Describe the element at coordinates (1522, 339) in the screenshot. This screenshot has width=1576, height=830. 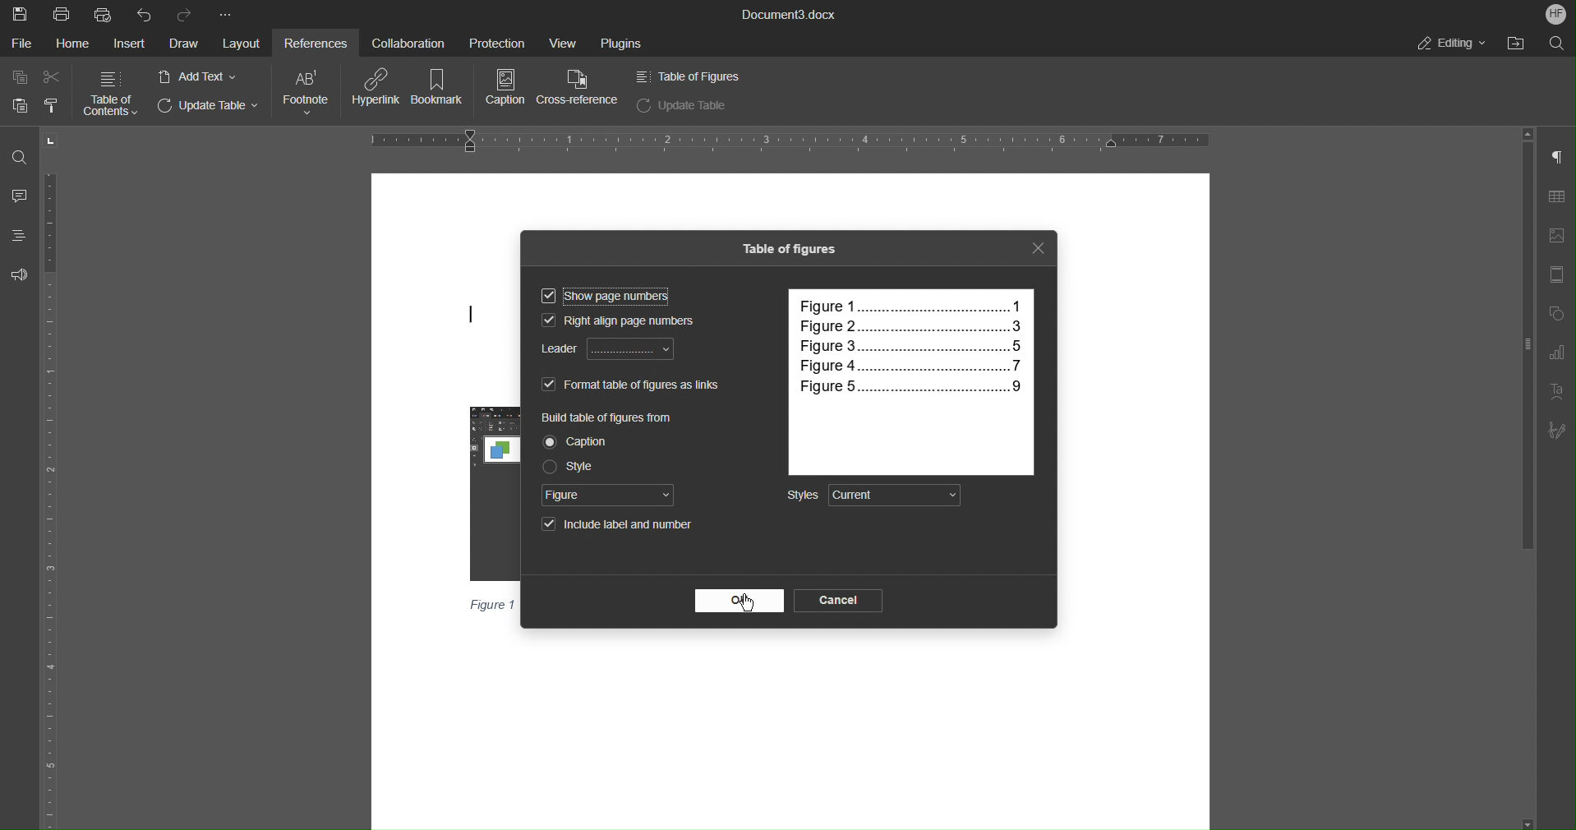
I see `Vertical Bar` at that location.